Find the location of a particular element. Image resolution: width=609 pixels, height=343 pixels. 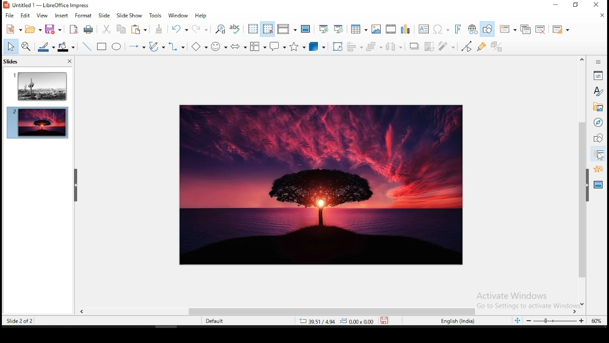

toggle extrusiuon is located at coordinates (496, 46).